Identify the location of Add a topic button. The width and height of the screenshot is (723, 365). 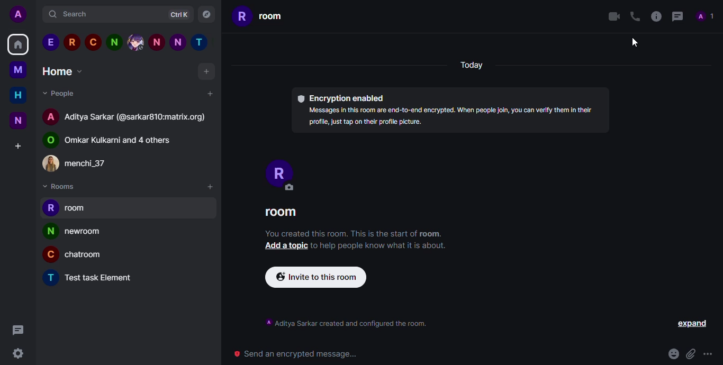
(281, 245).